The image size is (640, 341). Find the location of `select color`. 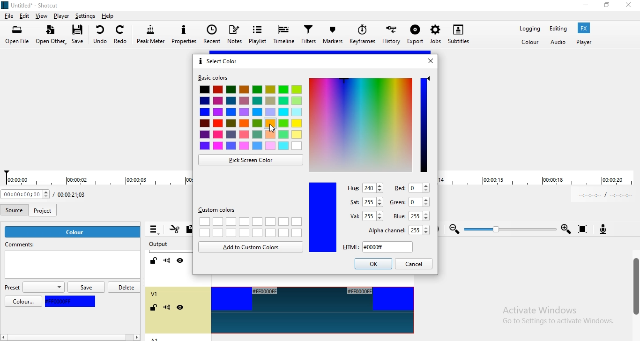

select color is located at coordinates (218, 61).